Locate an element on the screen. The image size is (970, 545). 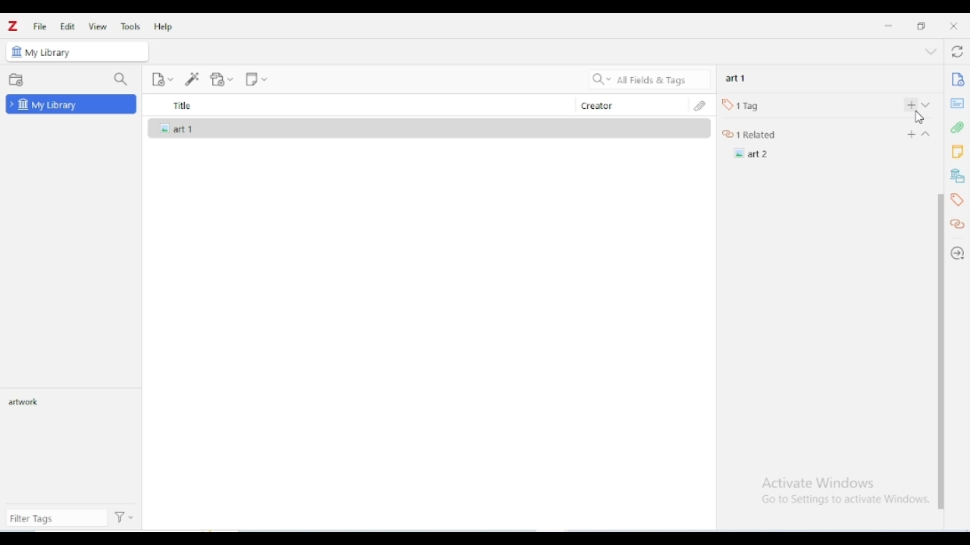
libraries and collections is located at coordinates (958, 176).